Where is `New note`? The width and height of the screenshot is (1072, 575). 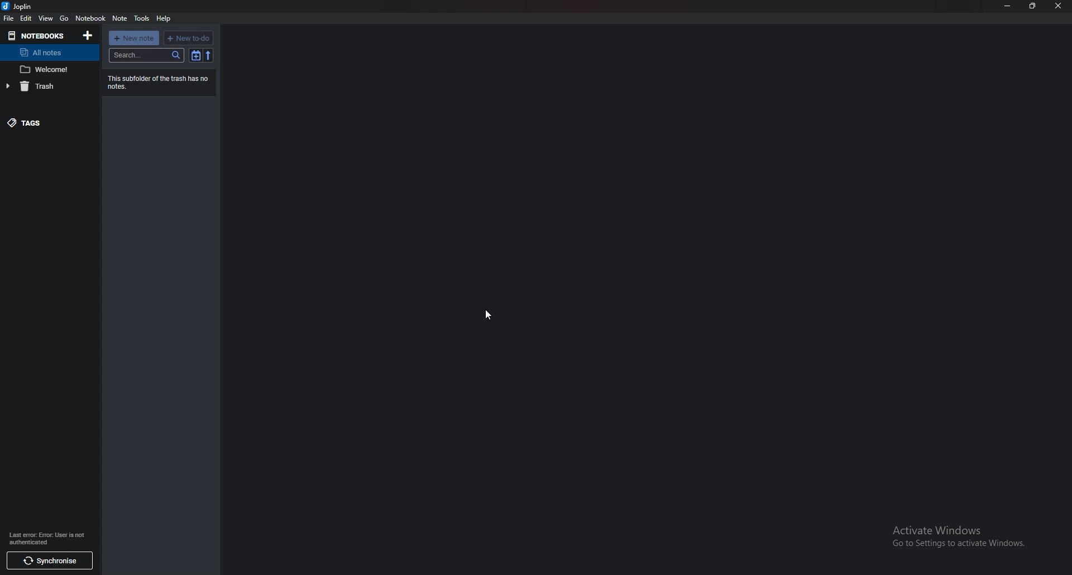
New note is located at coordinates (133, 37).